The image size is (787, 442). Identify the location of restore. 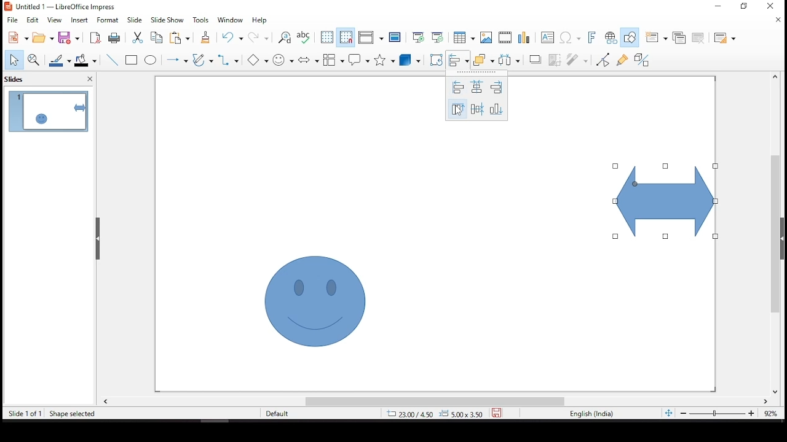
(747, 9).